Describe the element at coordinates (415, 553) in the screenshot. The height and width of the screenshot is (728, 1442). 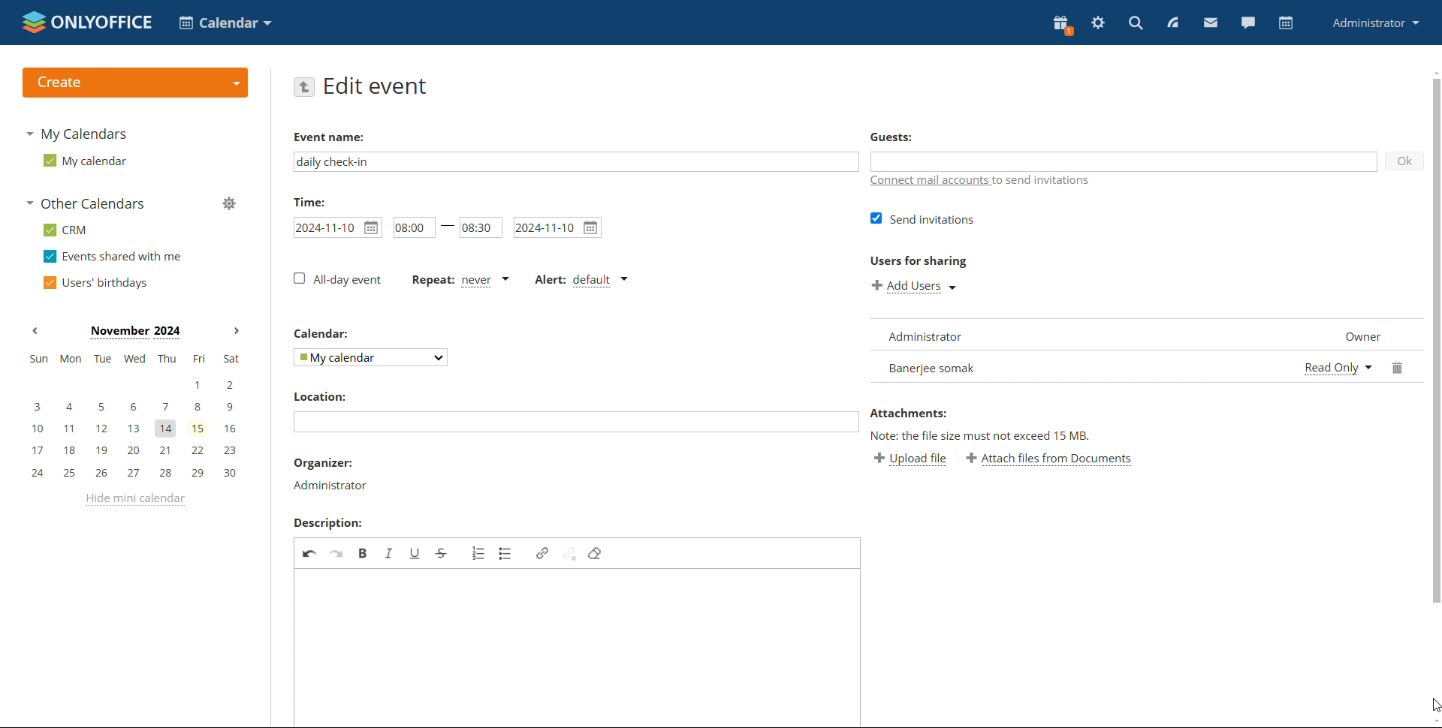
I see `underline` at that location.